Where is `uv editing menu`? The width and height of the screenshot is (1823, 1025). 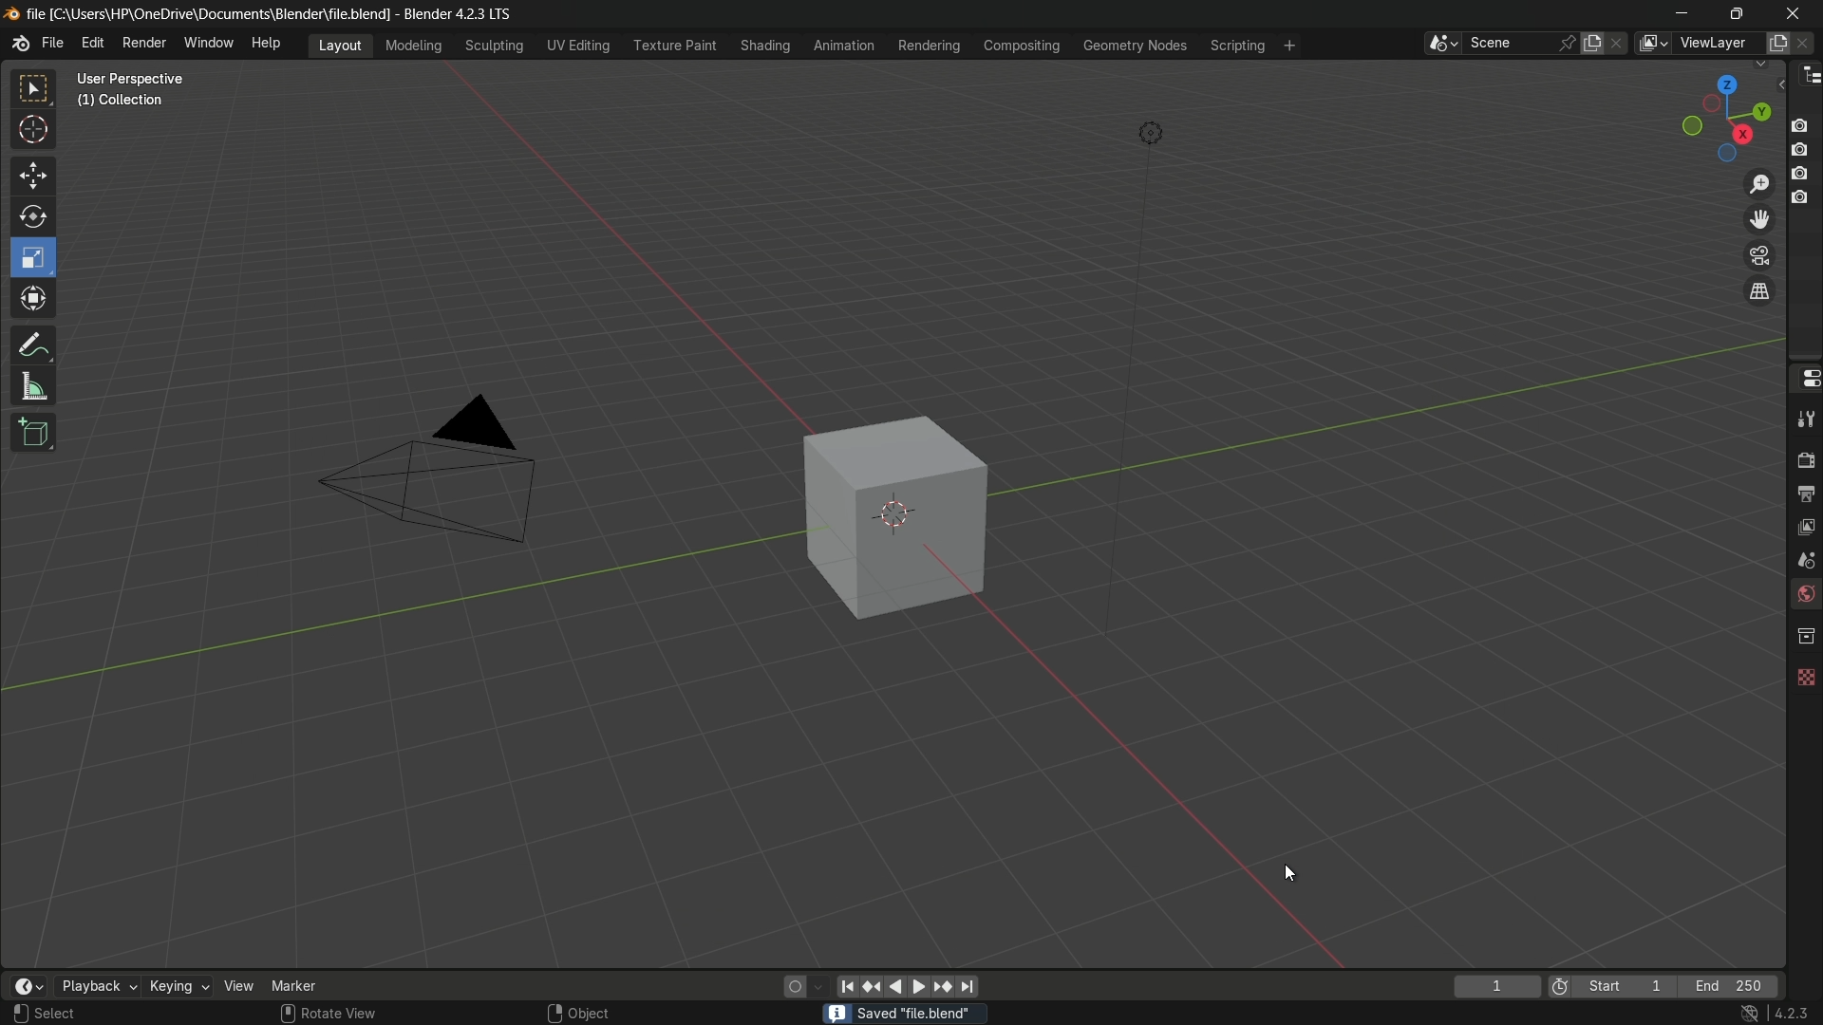
uv editing menu is located at coordinates (578, 45).